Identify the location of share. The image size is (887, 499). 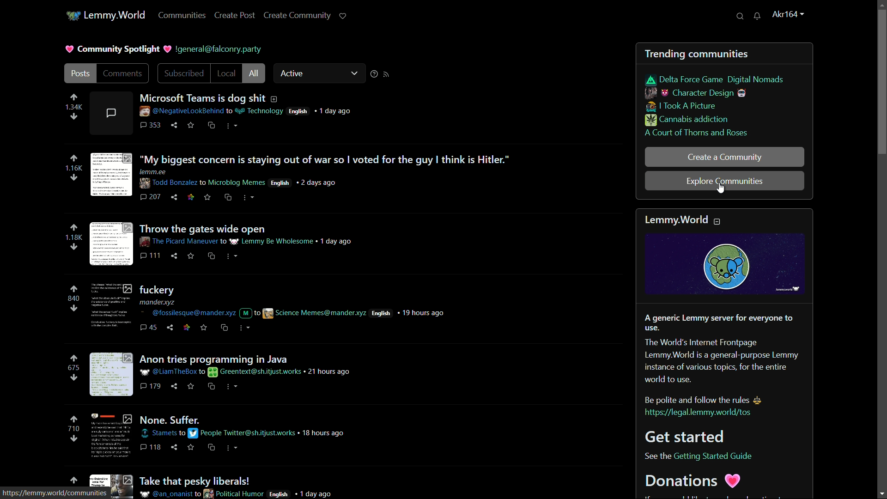
(173, 196).